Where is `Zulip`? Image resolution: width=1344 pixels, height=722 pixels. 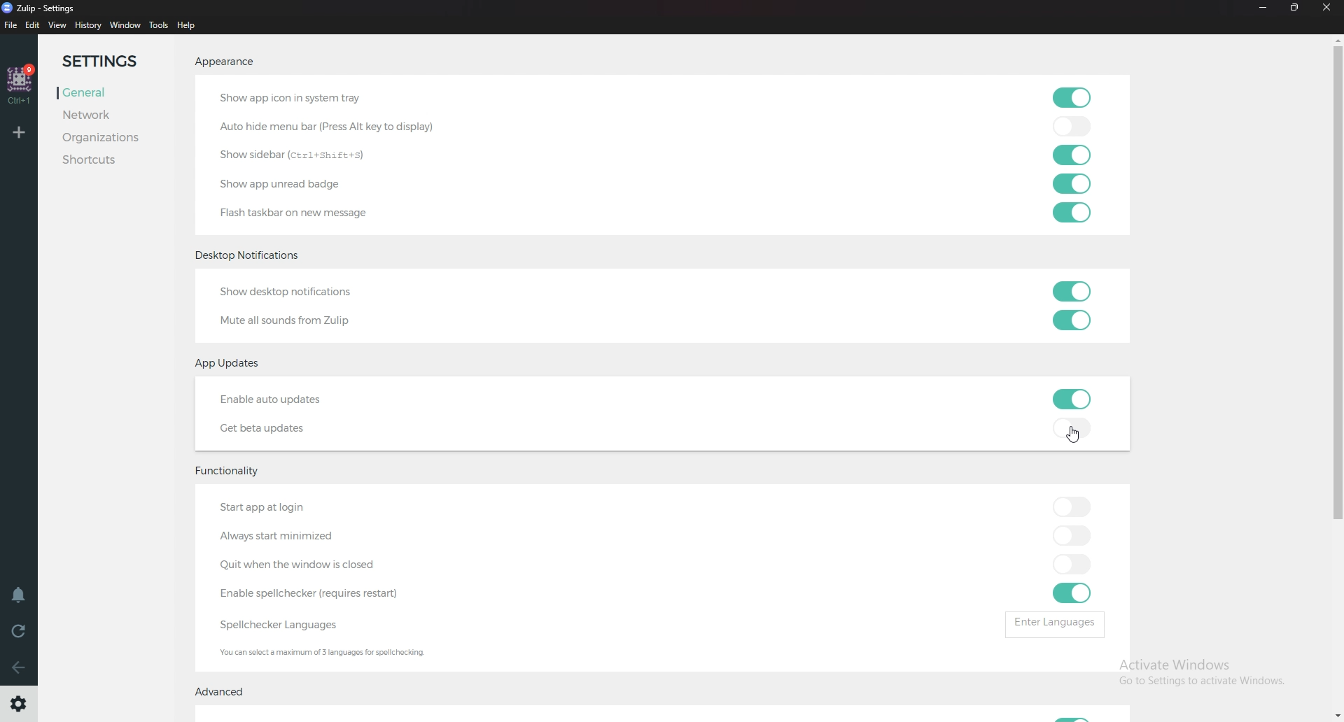
Zulip is located at coordinates (45, 8).